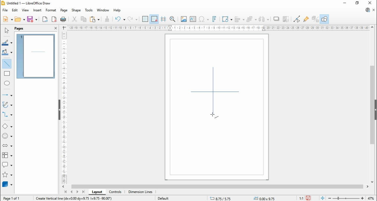  Describe the element at coordinates (51, 10) in the screenshot. I see `format` at that location.